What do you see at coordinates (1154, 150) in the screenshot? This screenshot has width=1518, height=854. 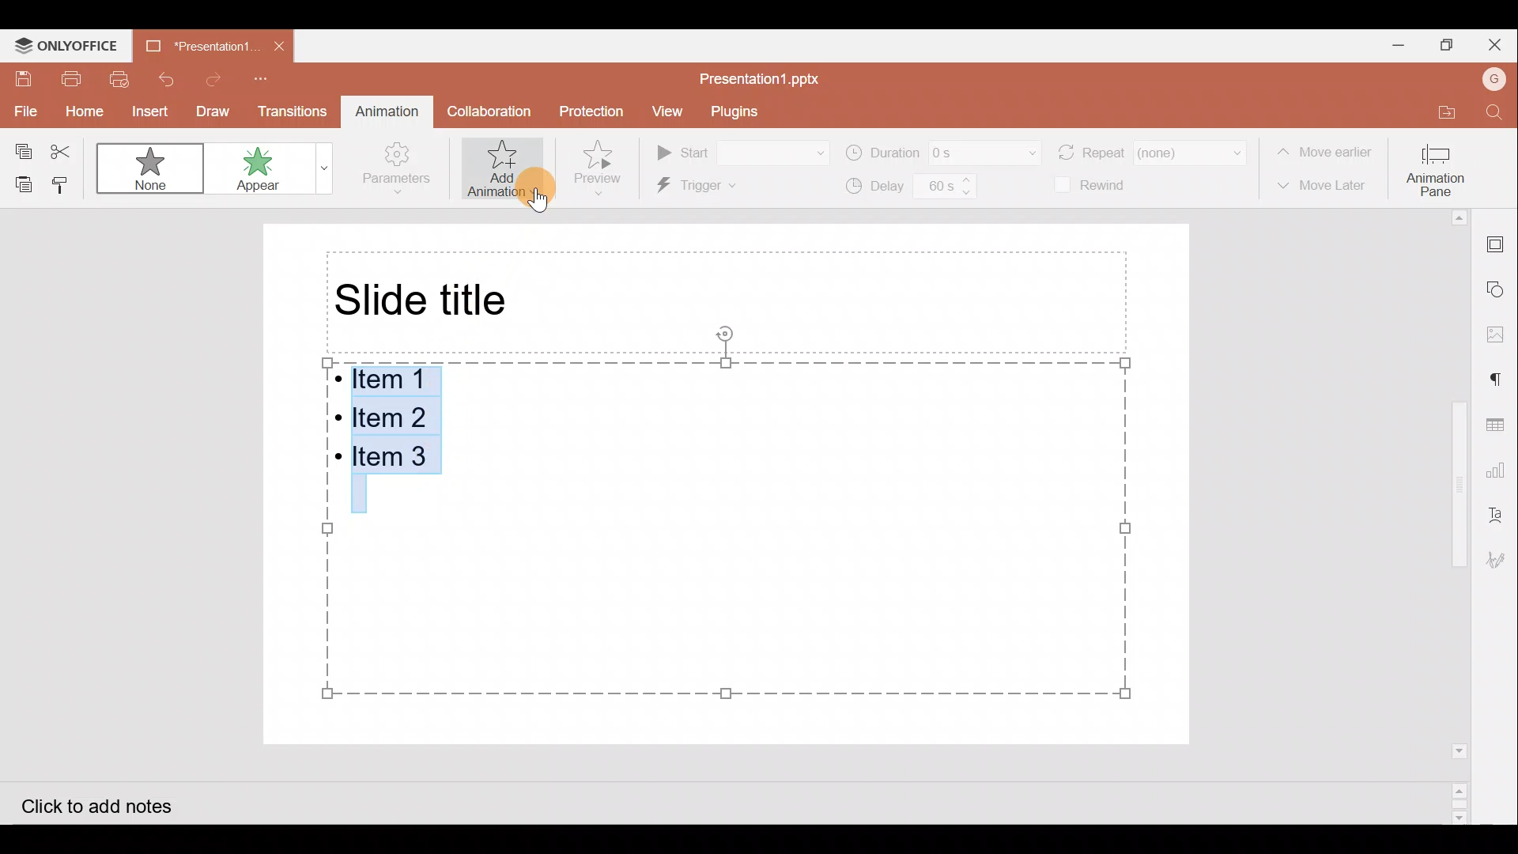 I see `Repeat` at bounding box center [1154, 150].